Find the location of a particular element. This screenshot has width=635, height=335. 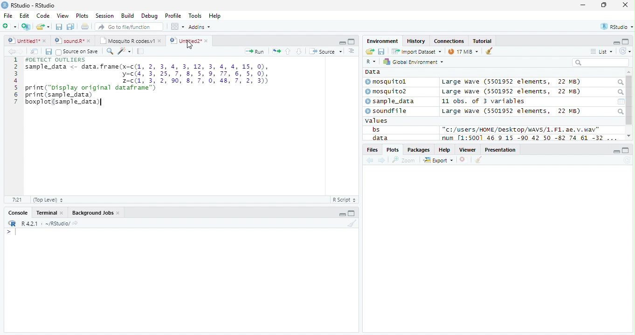

Console is located at coordinates (16, 212).